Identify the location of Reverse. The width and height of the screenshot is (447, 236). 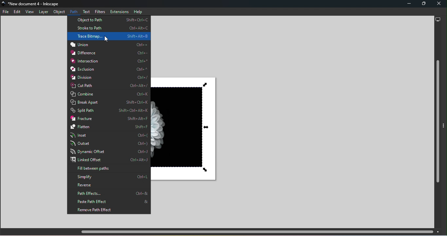
(112, 185).